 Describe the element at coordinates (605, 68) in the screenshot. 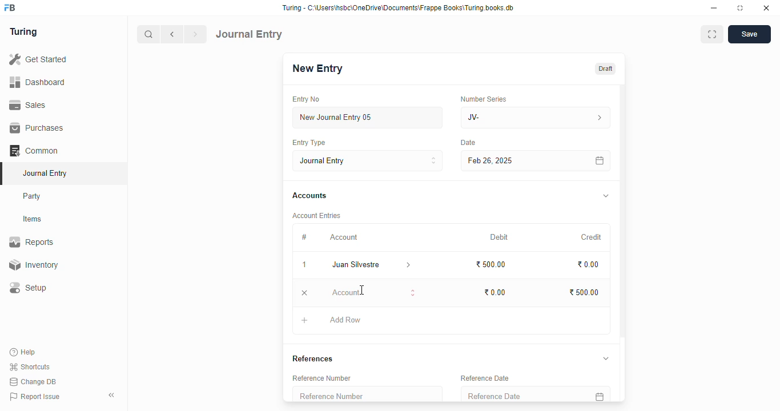

I see `draft` at that location.